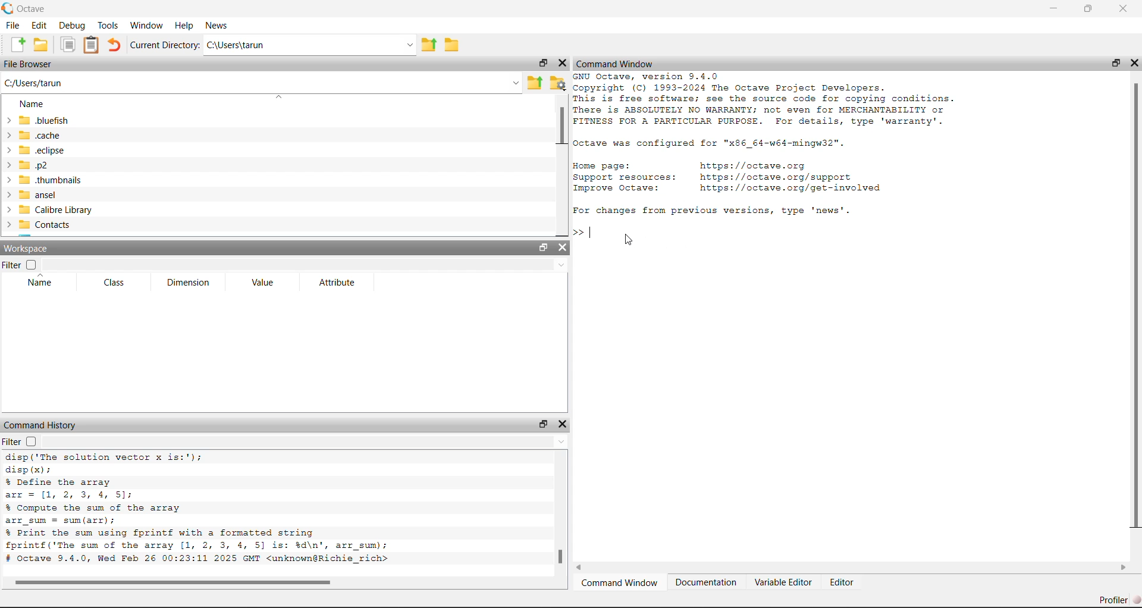  What do you see at coordinates (1122, 568) in the screenshot?
I see `Scroll bar right` at bounding box center [1122, 568].